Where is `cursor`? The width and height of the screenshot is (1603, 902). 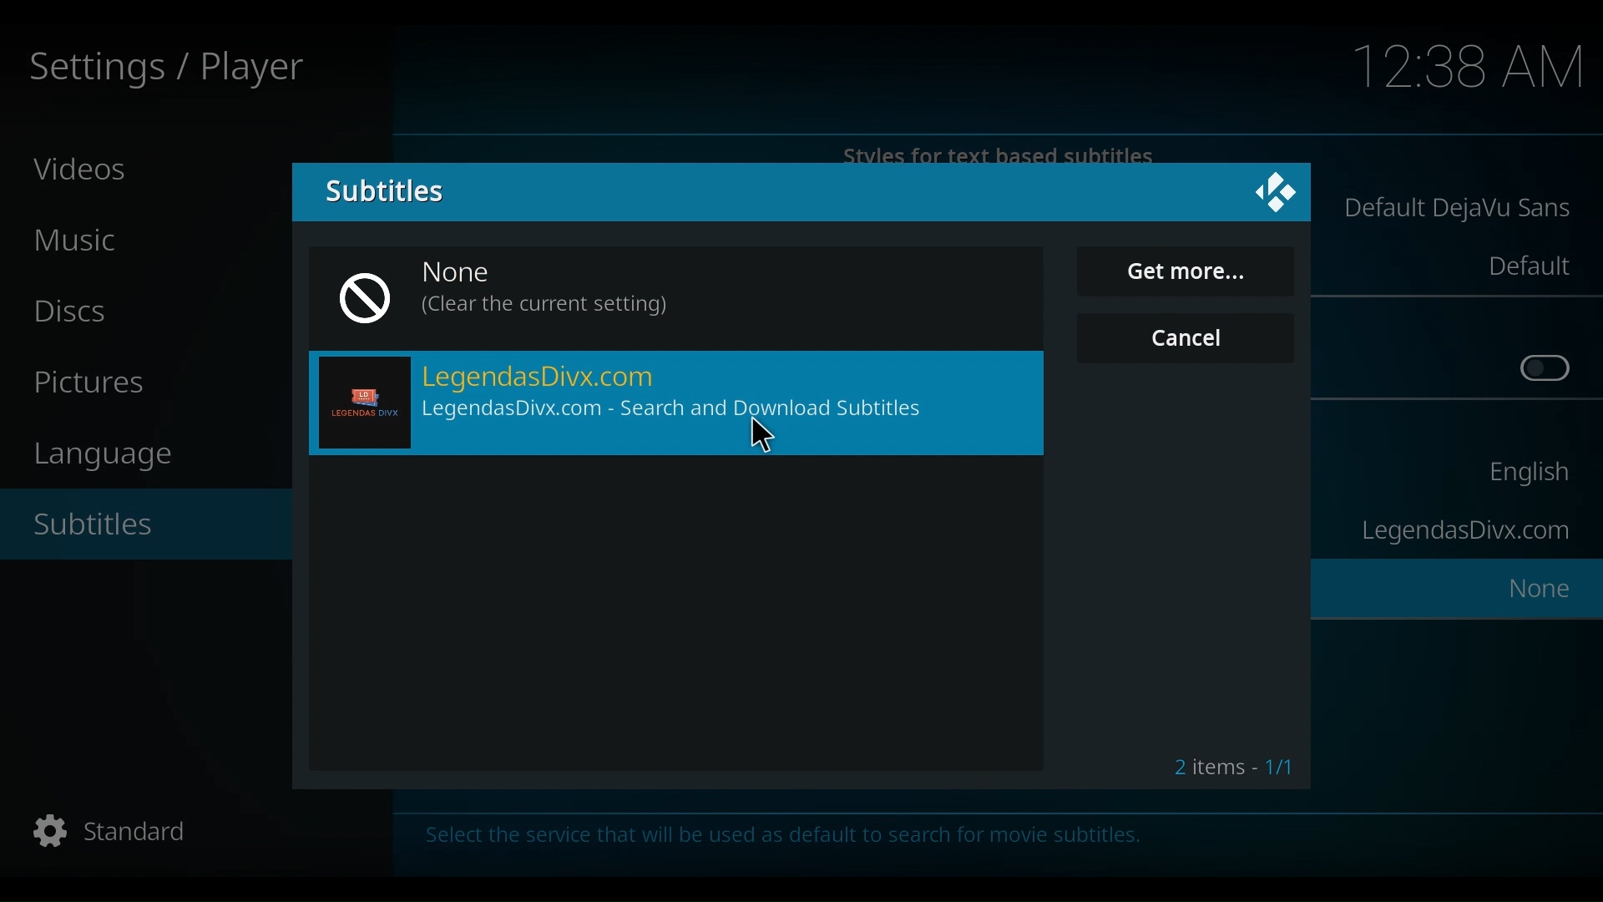 cursor is located at coordinates (762, 438).